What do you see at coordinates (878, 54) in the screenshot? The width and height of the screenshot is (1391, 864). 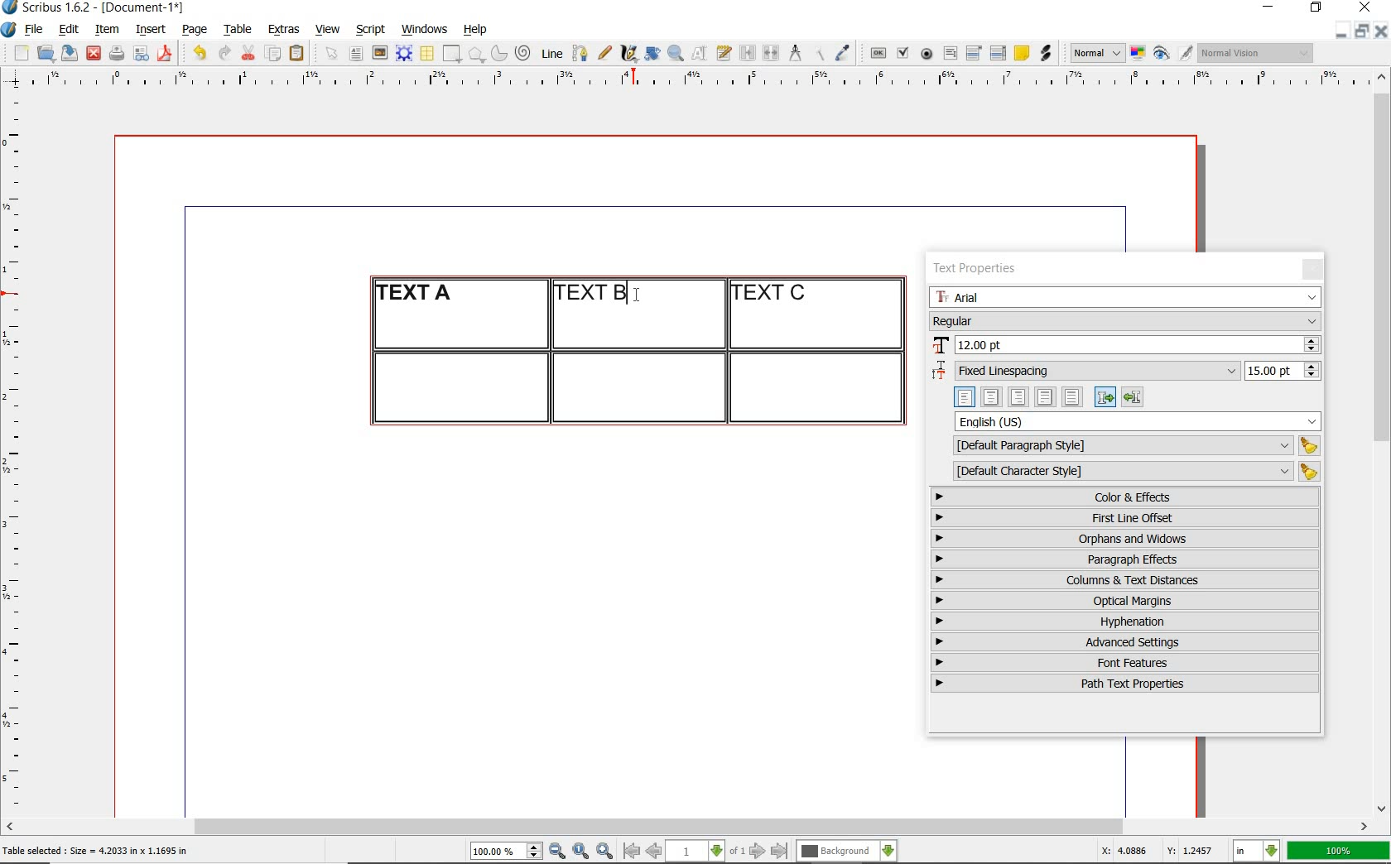 I see `pdf push button` at bounding box center [878, 54].